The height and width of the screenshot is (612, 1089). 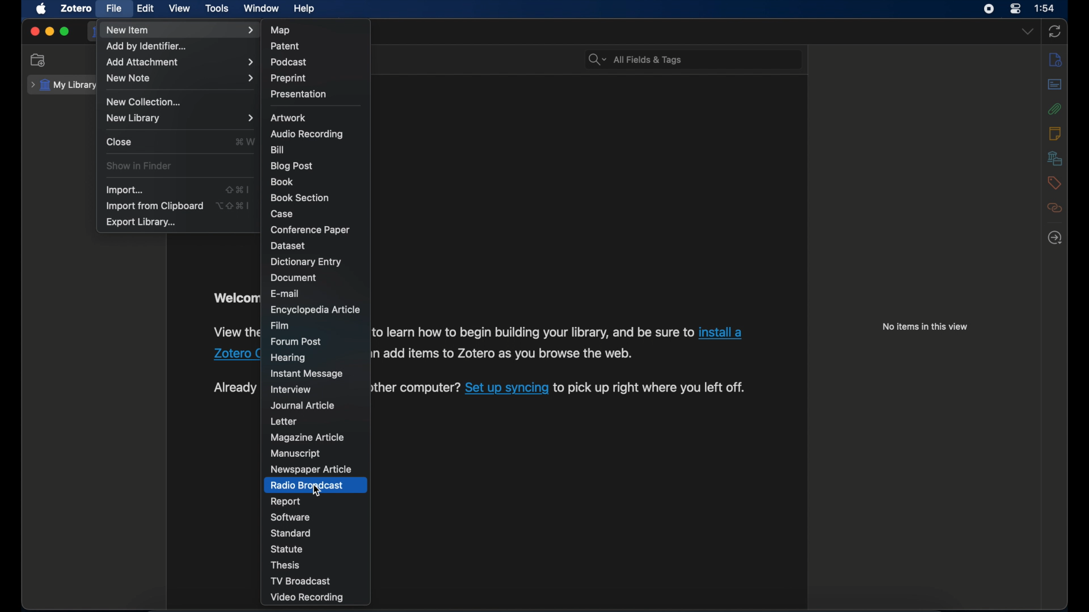 What do you see at coordinates (318, 491) in the screenshot?
I see `cursor` at bounding box center [318, 491].